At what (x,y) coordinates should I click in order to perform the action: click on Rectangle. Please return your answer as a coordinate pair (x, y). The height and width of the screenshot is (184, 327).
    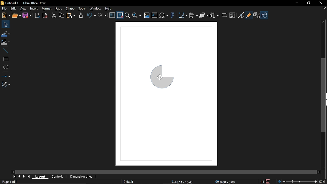
    Looking at the image, I should click on (5, 59).